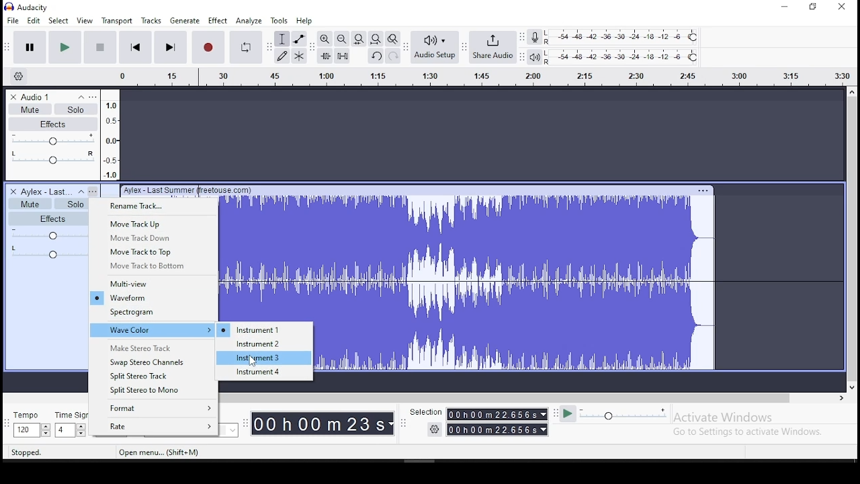  I want to click on draw tool, so click(282, 56).